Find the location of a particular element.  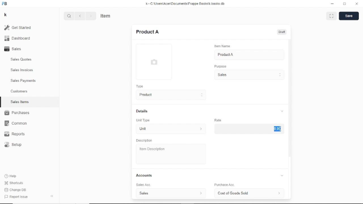

Change DB is located at coordinates (16, 190).